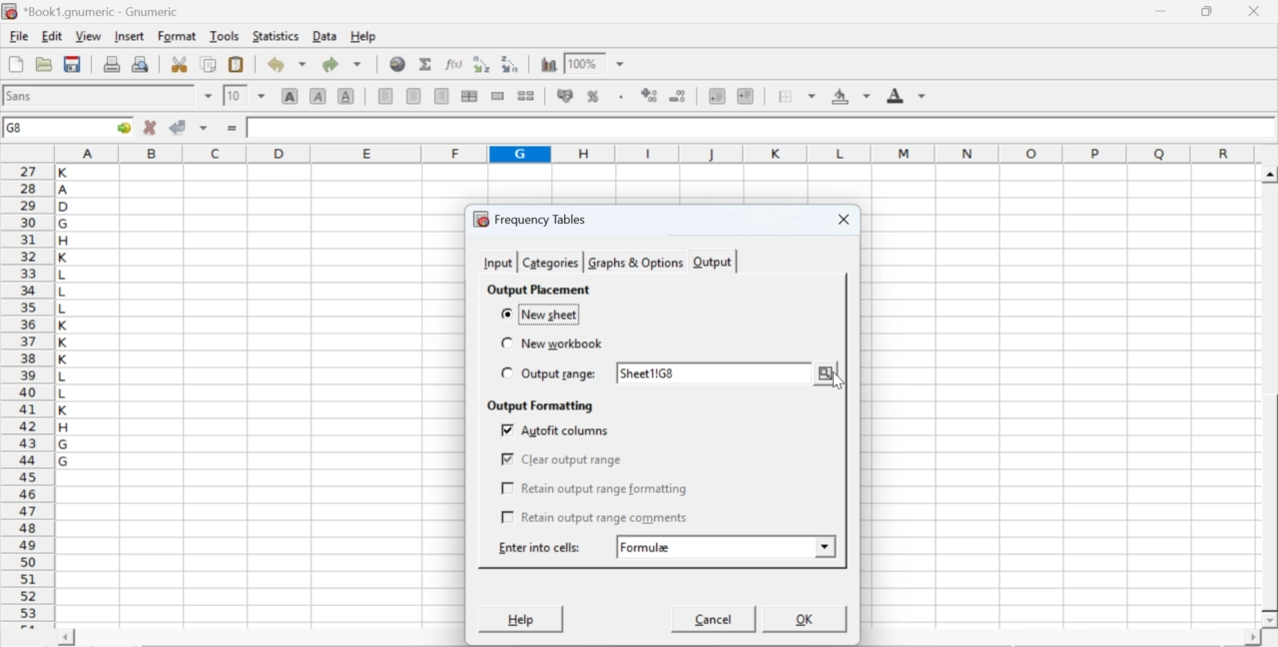 The height and width of the screenshot is (647, 1278). What do you see at coordinates (550, 374) in the screenshot?
I see `output range:` at bounding box center [550, 374].